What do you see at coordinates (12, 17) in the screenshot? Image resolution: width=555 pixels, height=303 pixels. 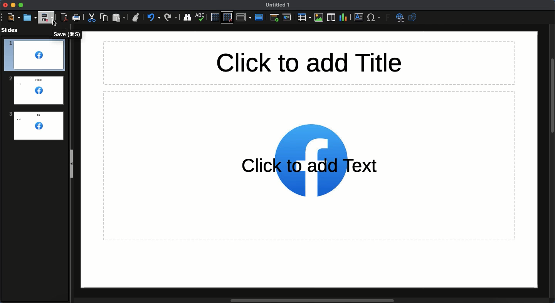 I see `New` at bounding box center [12, 17].